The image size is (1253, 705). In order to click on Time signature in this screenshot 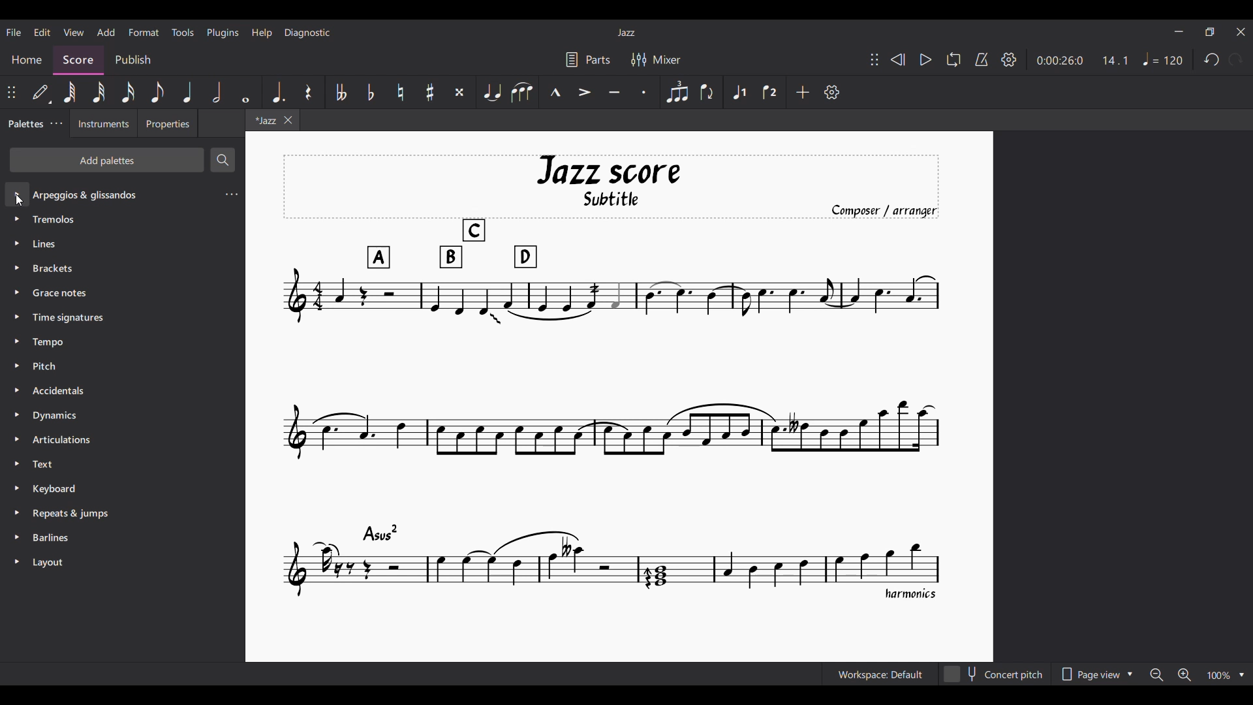, I will do `click(70, 319)`.